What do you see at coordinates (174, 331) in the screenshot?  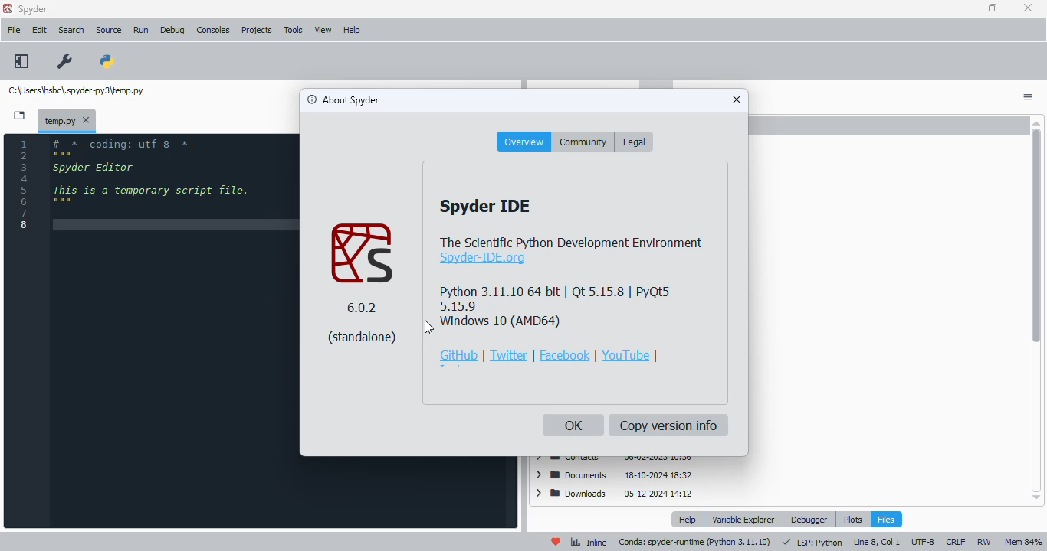 I see `editor` at bounding box center [174, 331].